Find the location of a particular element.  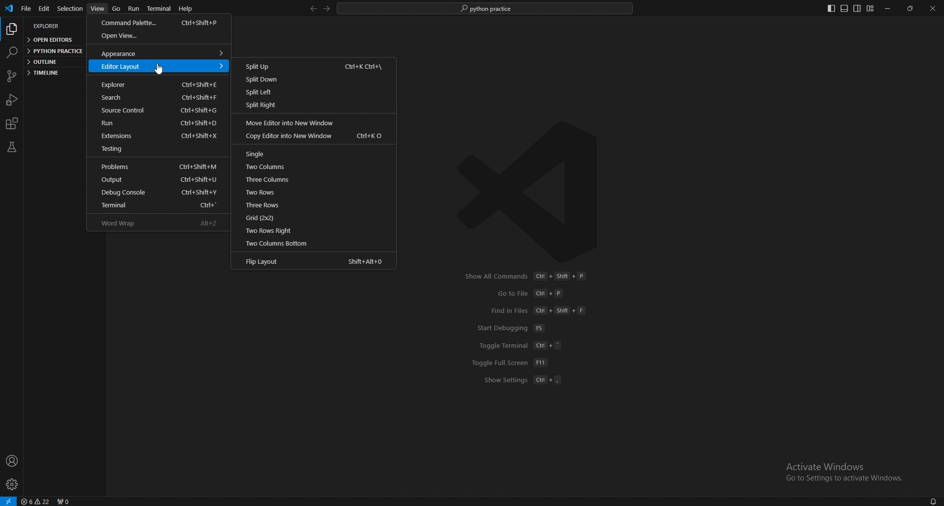

Activate Windows
Go to Settings to activate Windows. is located at coordinates (846, 472).